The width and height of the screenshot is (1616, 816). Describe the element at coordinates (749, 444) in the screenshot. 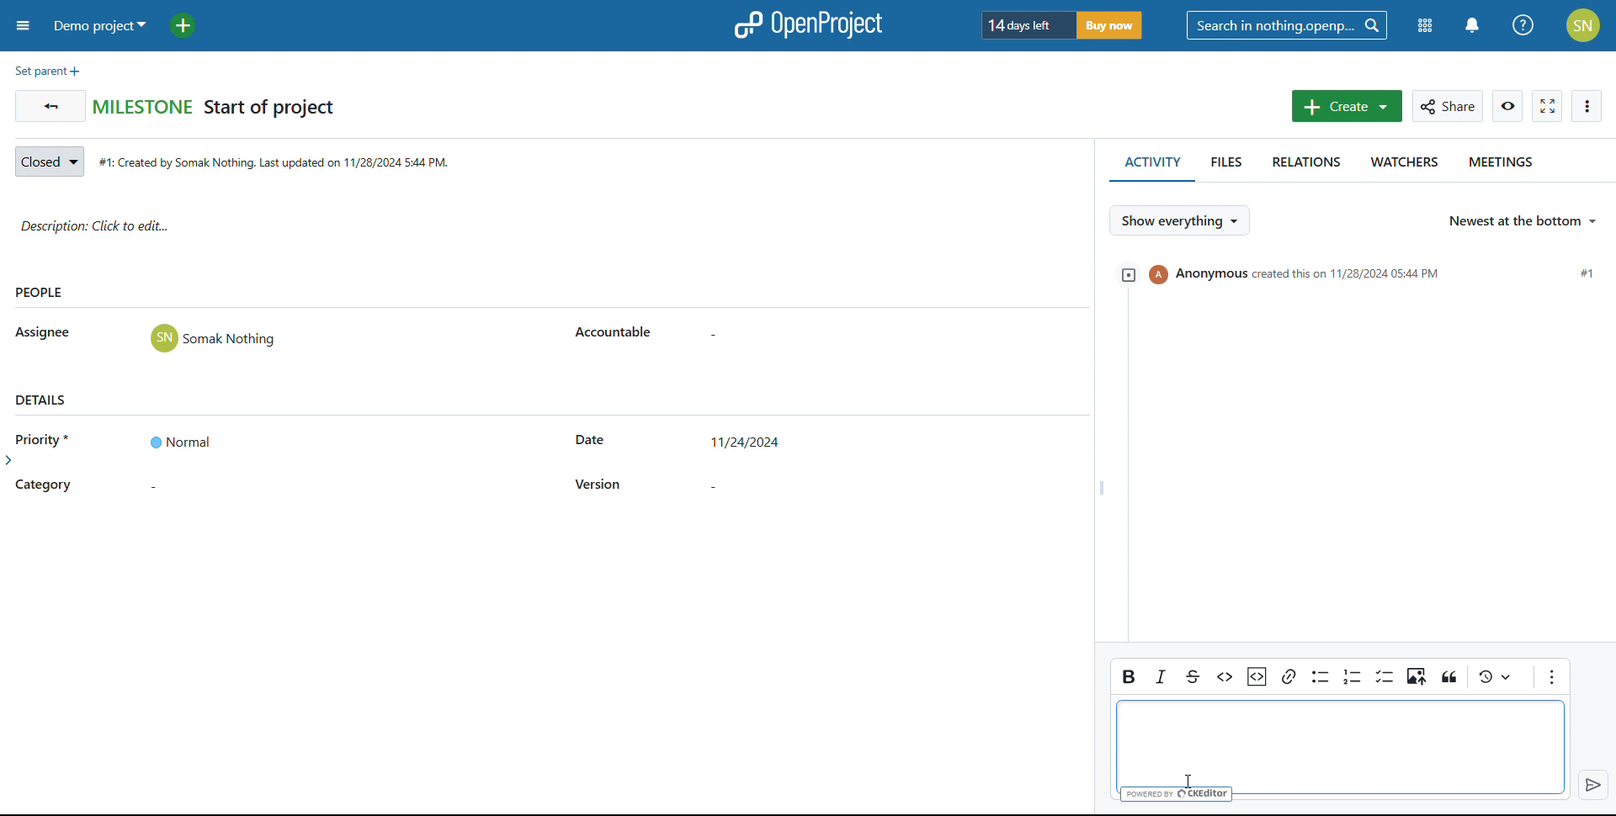

I see `set start date` at that location.